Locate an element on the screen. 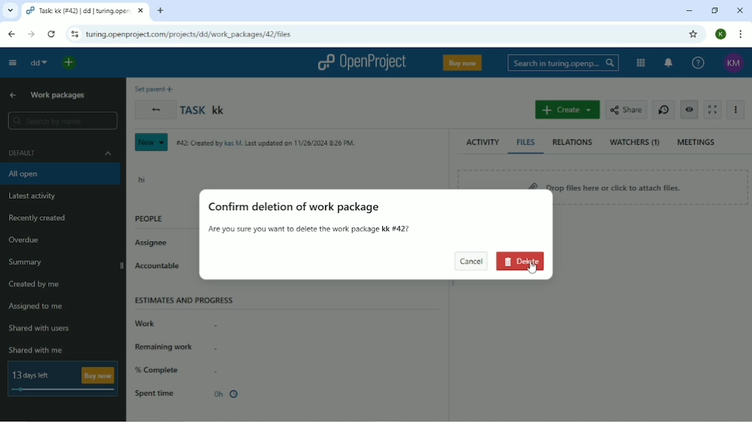  Task kk is located at coordinates (204, 110).